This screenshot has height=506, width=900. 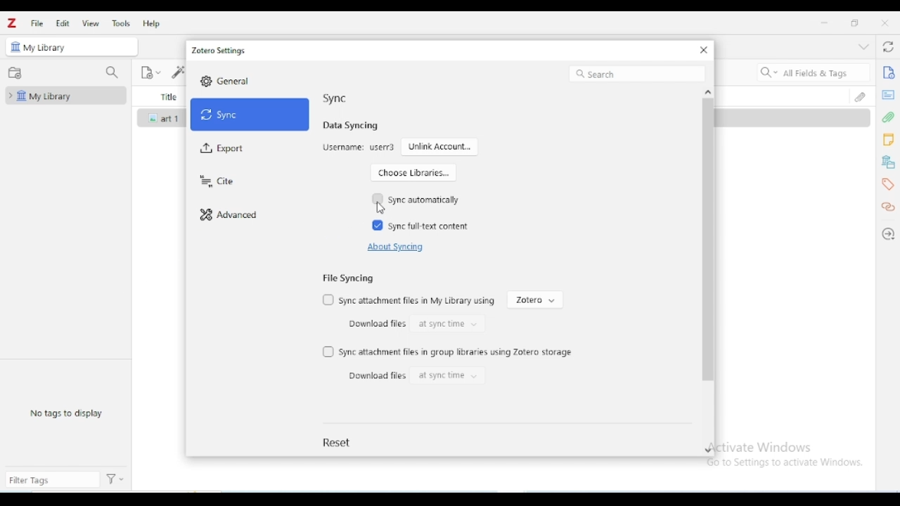 What do you see at coordinates (888, 162) in the screenshot?
I see `libraries and collections` at bounding box center [888, 162].